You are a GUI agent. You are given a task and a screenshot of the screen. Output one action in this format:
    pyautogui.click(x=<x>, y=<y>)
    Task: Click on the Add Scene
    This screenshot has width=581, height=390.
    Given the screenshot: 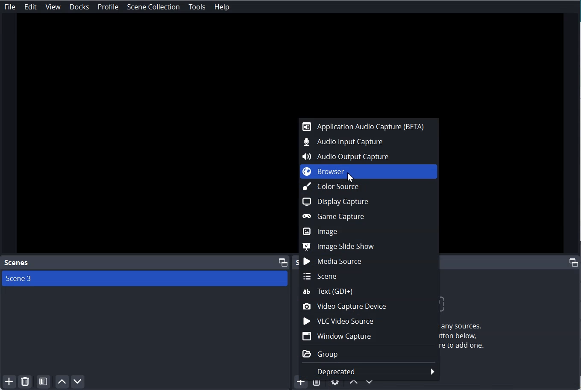 What is the action you would take?
    pyautogui.click(x=8, y=382)
    